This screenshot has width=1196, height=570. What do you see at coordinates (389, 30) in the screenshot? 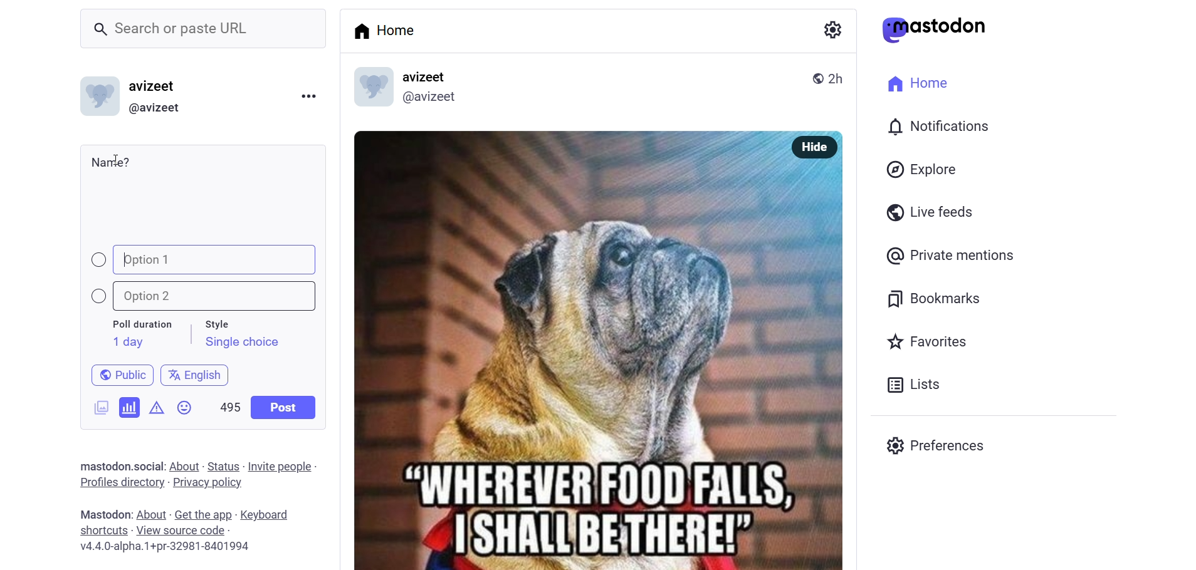
I see `home` at bounding box center [389, 30].